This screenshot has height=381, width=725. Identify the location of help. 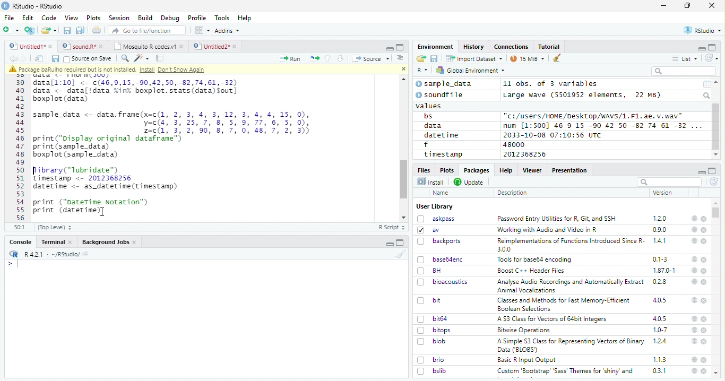
(693, 281).